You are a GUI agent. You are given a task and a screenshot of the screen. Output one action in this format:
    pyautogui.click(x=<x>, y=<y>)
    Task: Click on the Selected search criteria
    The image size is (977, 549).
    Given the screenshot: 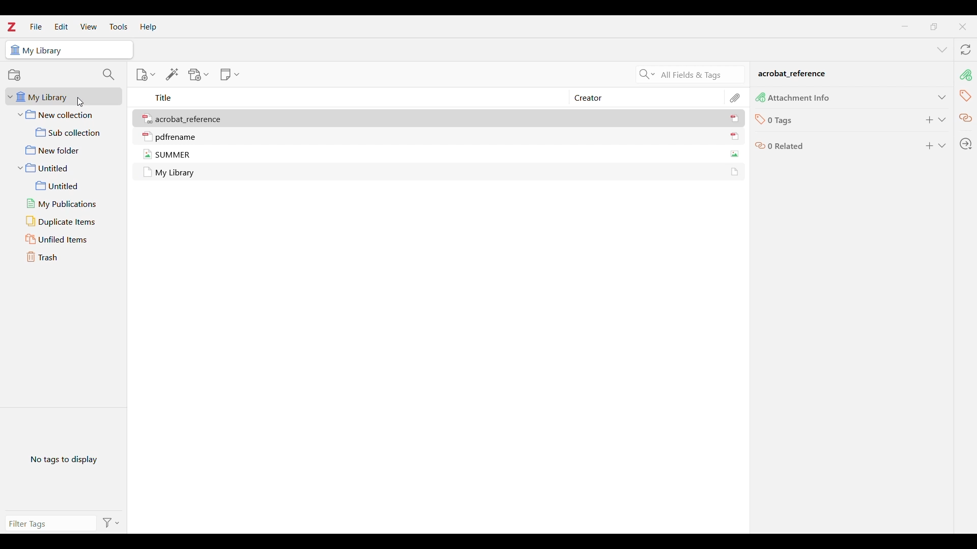 What is the action you would take?
    pyautogui.click(x=700, y=75)
    